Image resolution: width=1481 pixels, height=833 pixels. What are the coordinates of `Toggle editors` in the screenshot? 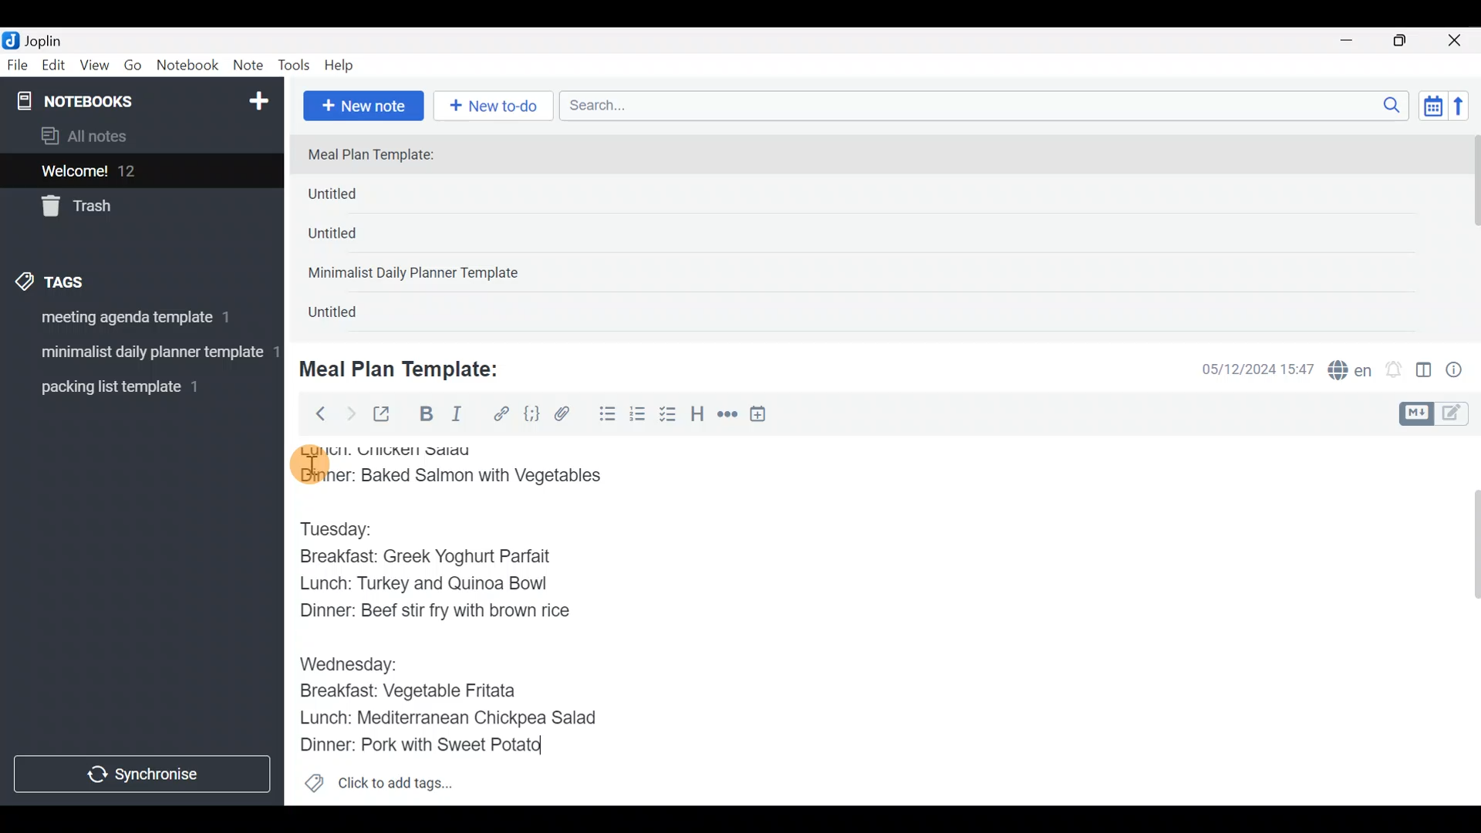 It's located at (1438, 412).